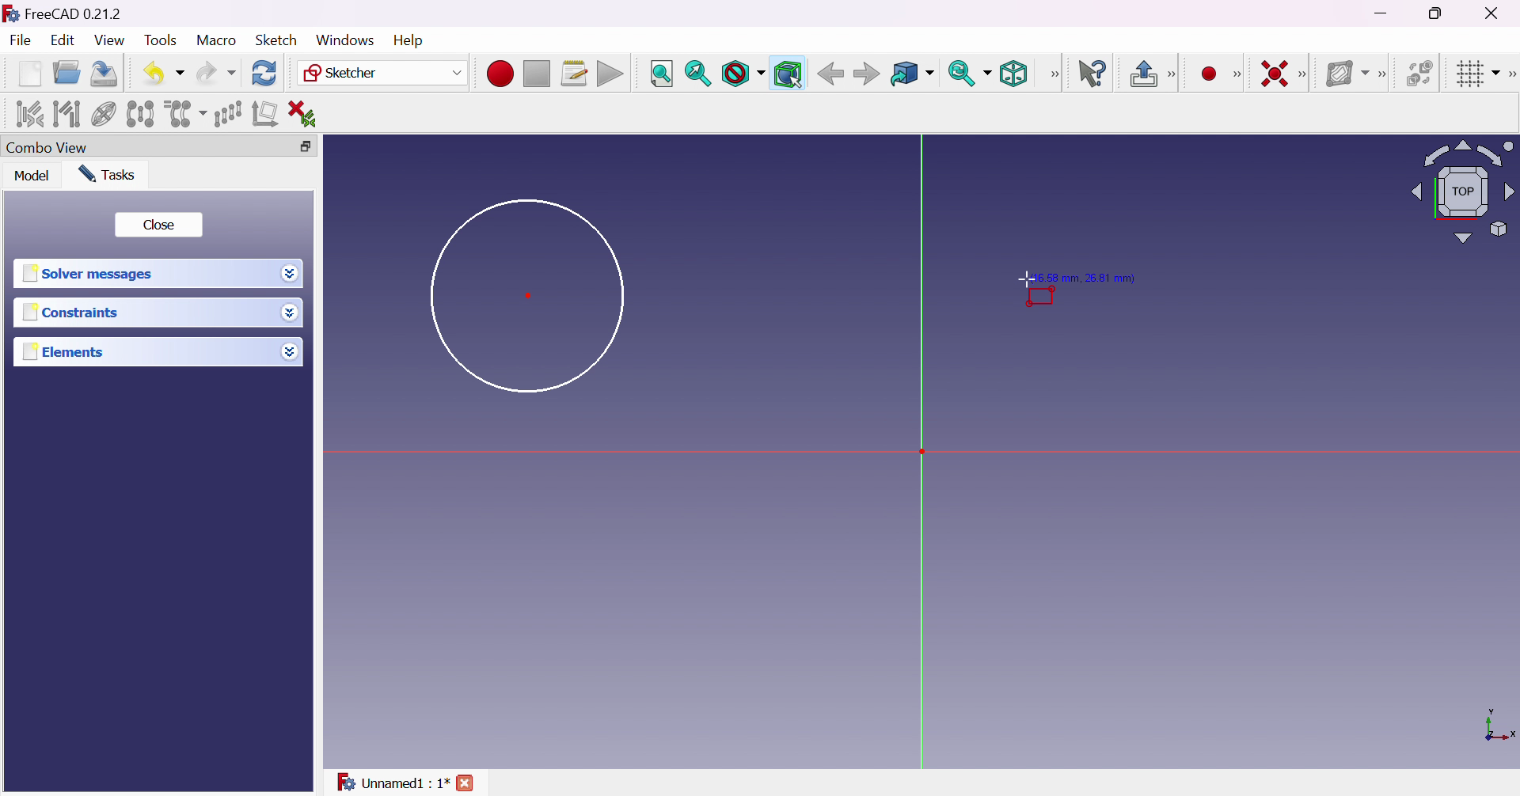 This screenshot has width=1520, height=796. What do you see at coordinates (1209, 74) in the screenshot?
I see `Create point` at bounding box center [1209, 74].